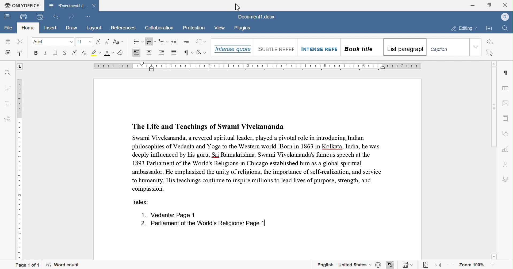 The image size is (513, 269). I want to click on feedback and support, so click(8, 119).